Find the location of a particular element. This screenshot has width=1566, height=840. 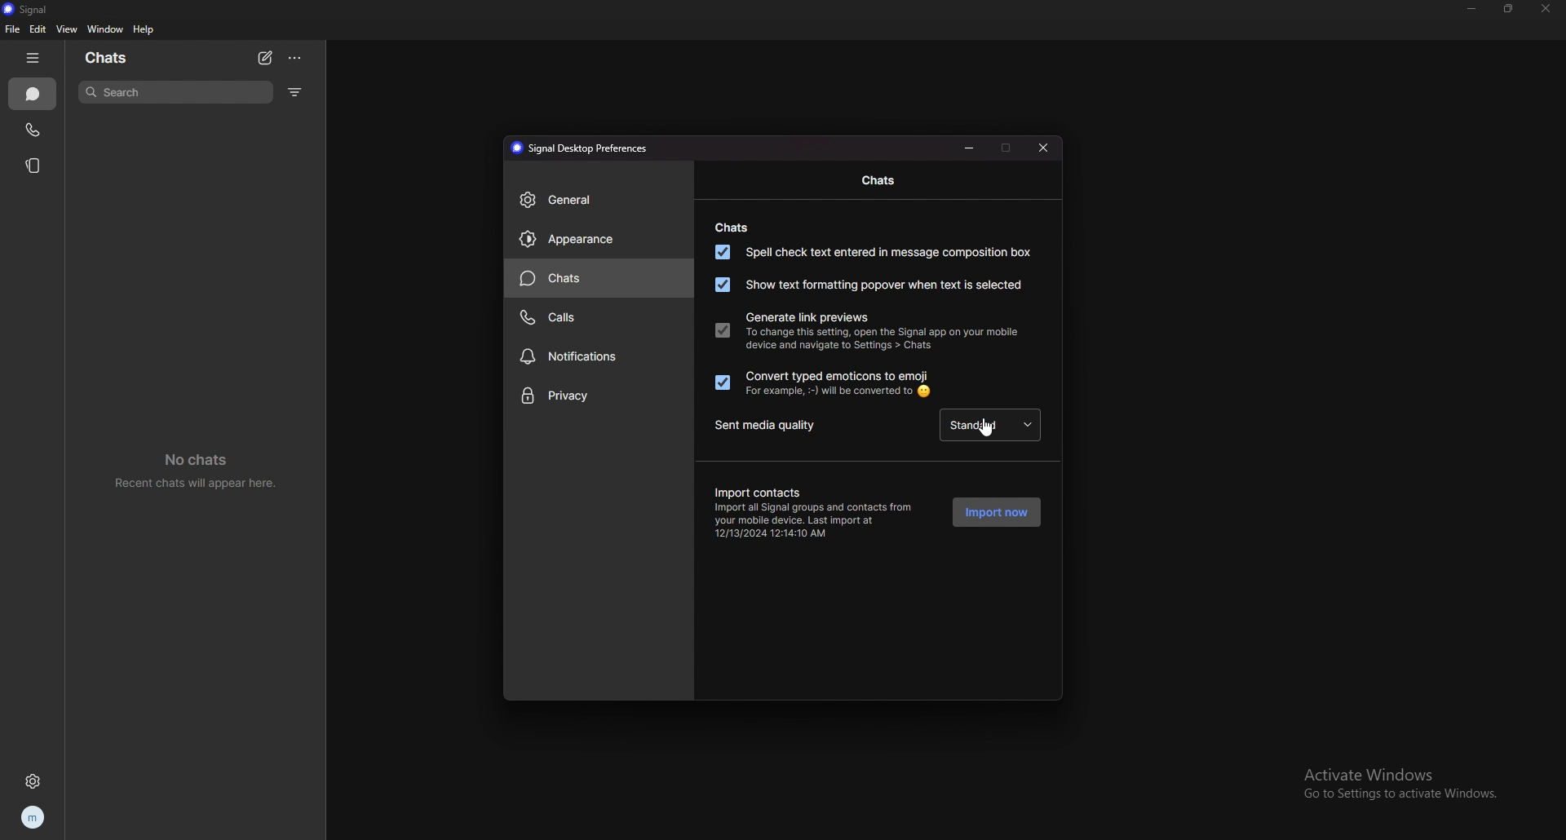

generate link previews is located at coordinates (722, 329).